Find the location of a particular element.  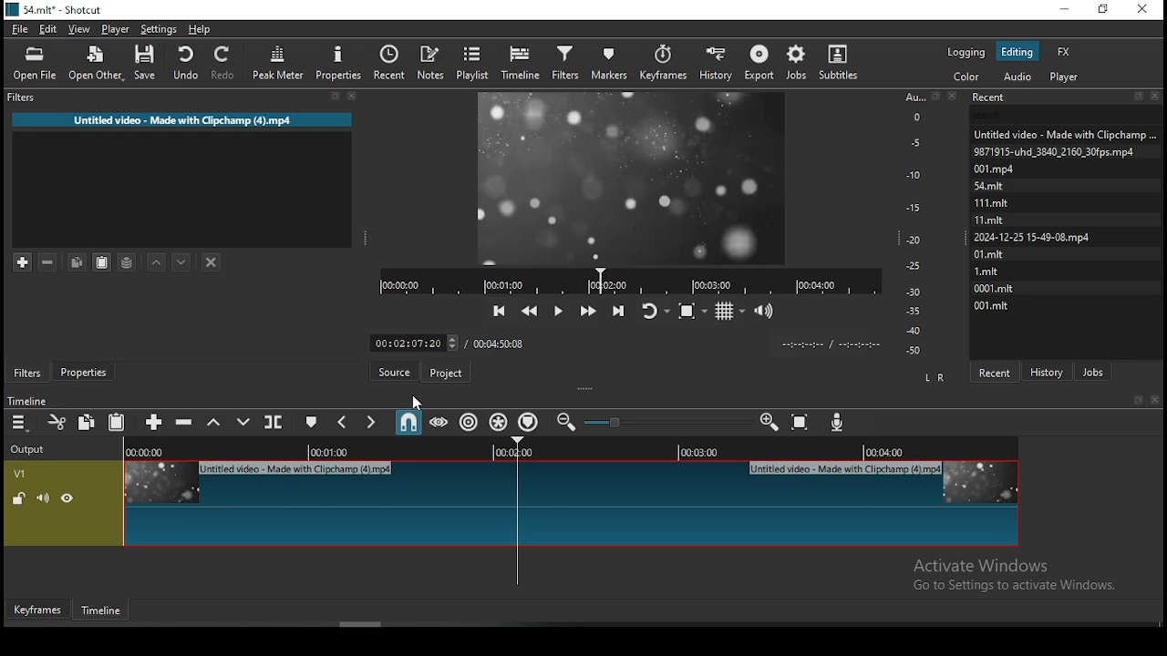

Untied video - Made with Clipcham9871915-uhd_3640_2160_30fps.mp4001mStmitmitmit| 2024-12-25 15-49-08.mp4OlmitLmit0001.mitotmit is located at coordinates (1067, 215).